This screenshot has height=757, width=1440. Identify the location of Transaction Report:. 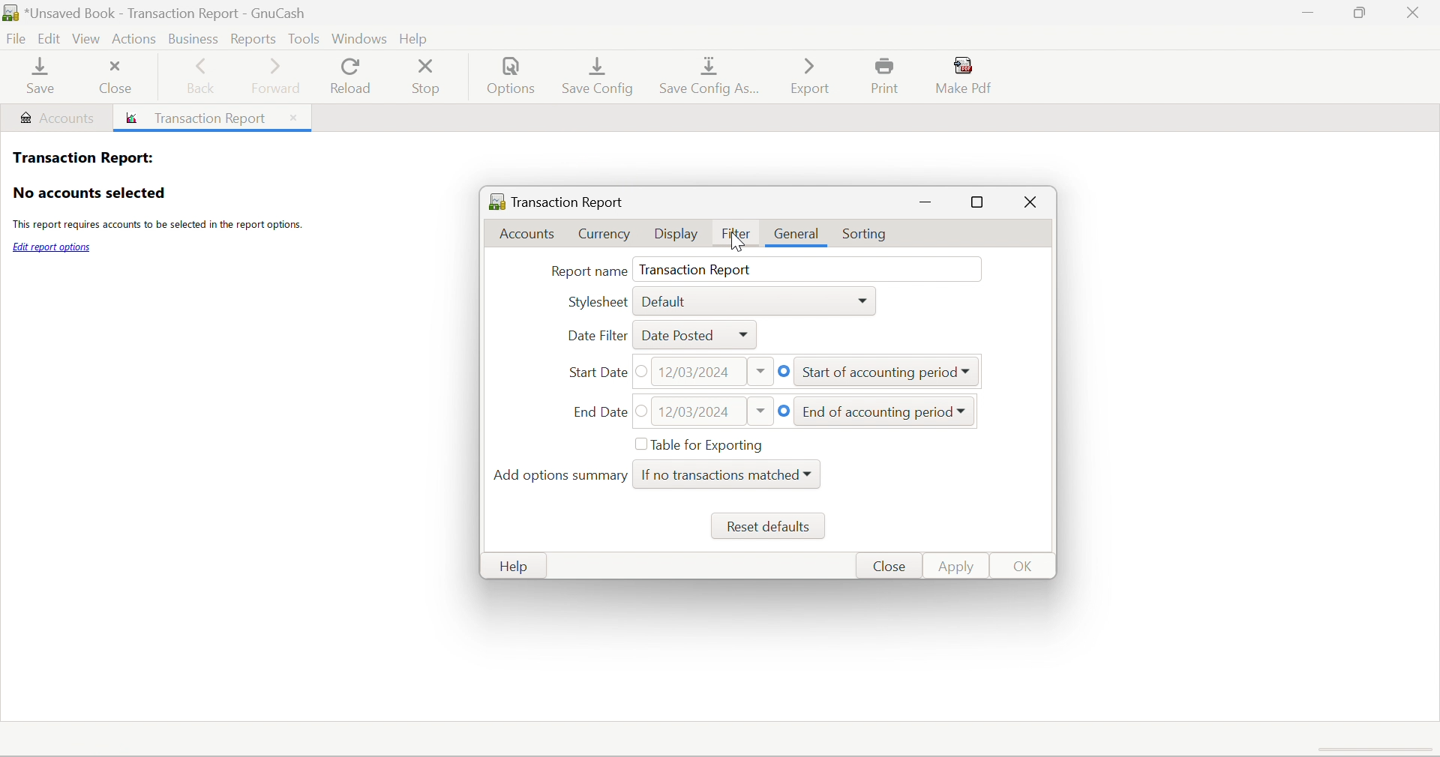
(82, 156).